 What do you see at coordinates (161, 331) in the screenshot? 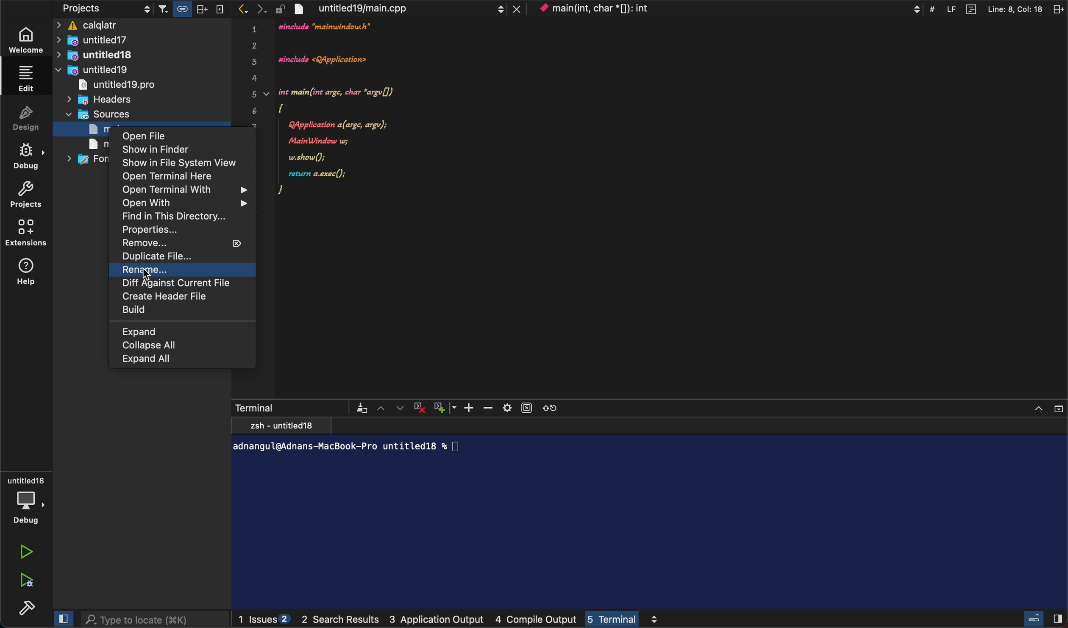
I see `expand` at bounding box center [161, 331].